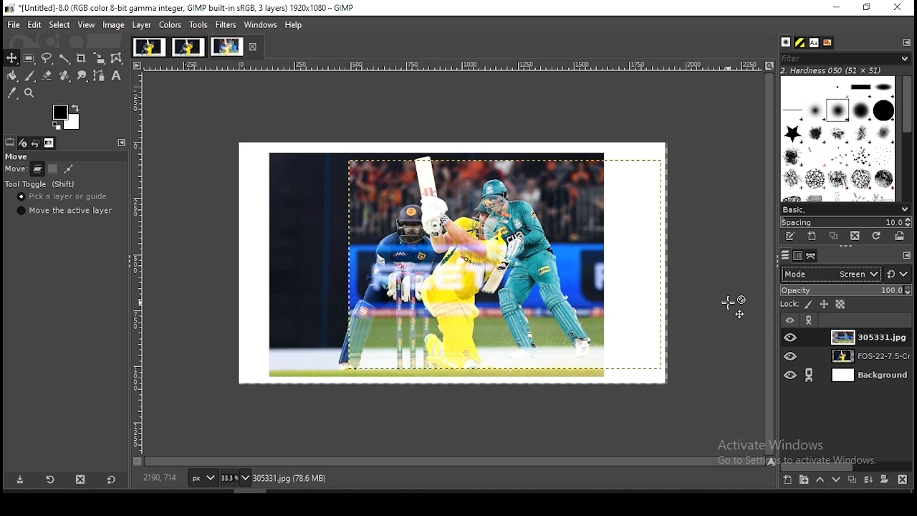  What do you see at coordinates (47, 75) in the screenshot?
I see `eraser tool` at bounding box center [47, 75].